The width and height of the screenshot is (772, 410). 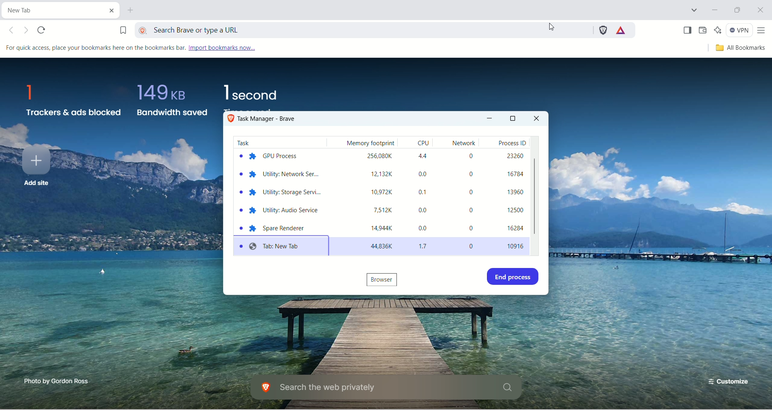 I want to click on cursor, so click(x=551, y=26).